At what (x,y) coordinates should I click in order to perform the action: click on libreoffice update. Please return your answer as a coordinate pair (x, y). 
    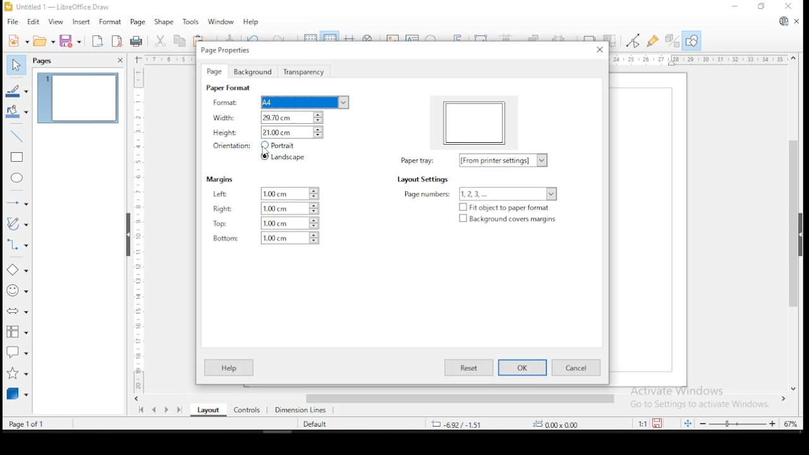
    Looking at the image, I should click on (782, 22).